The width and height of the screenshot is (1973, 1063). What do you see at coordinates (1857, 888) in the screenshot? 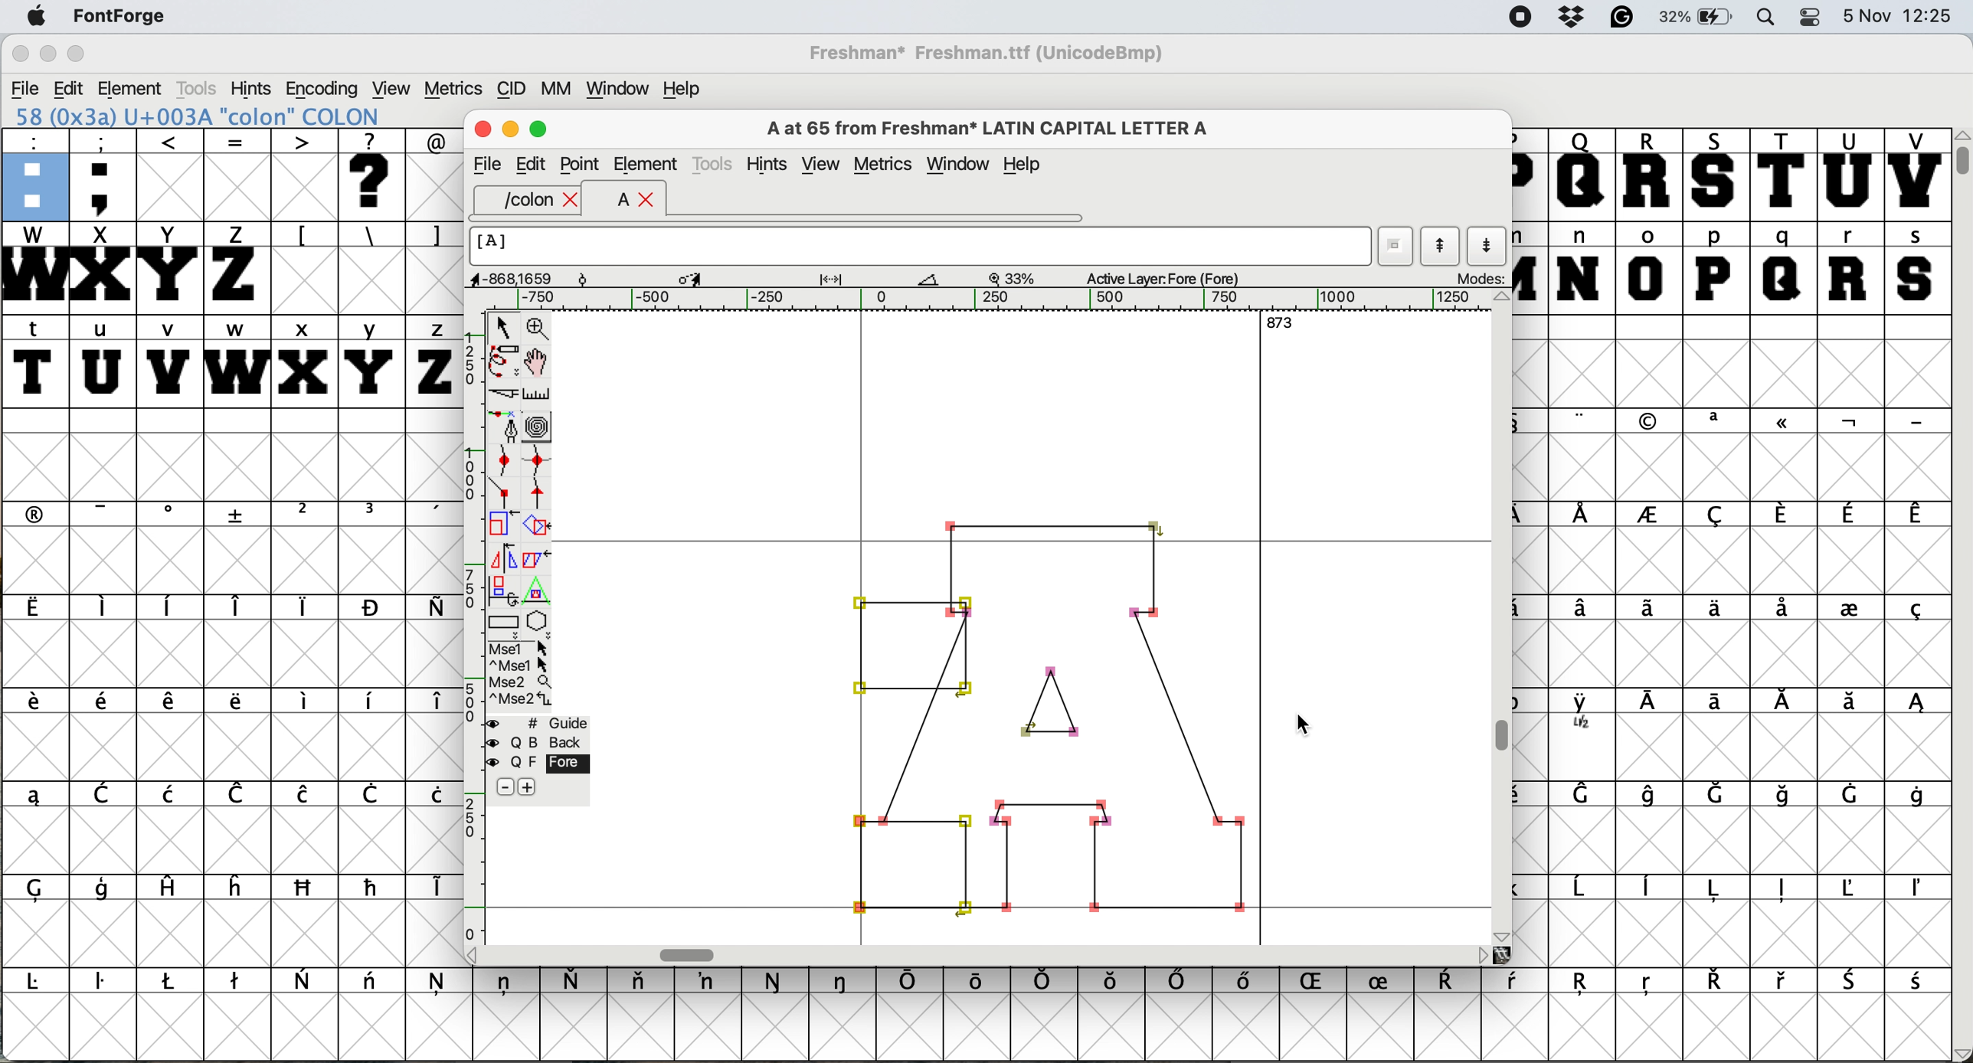
I see `symbol` at bounding box center [1857, 888].